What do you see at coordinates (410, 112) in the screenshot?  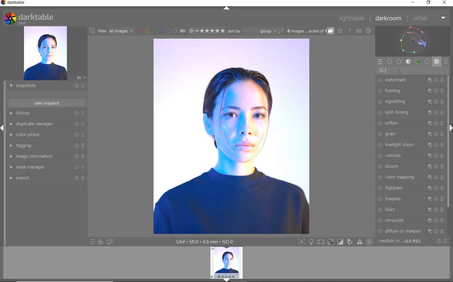 I see `SPLIT-TONING` at bounding box center [410, 112].